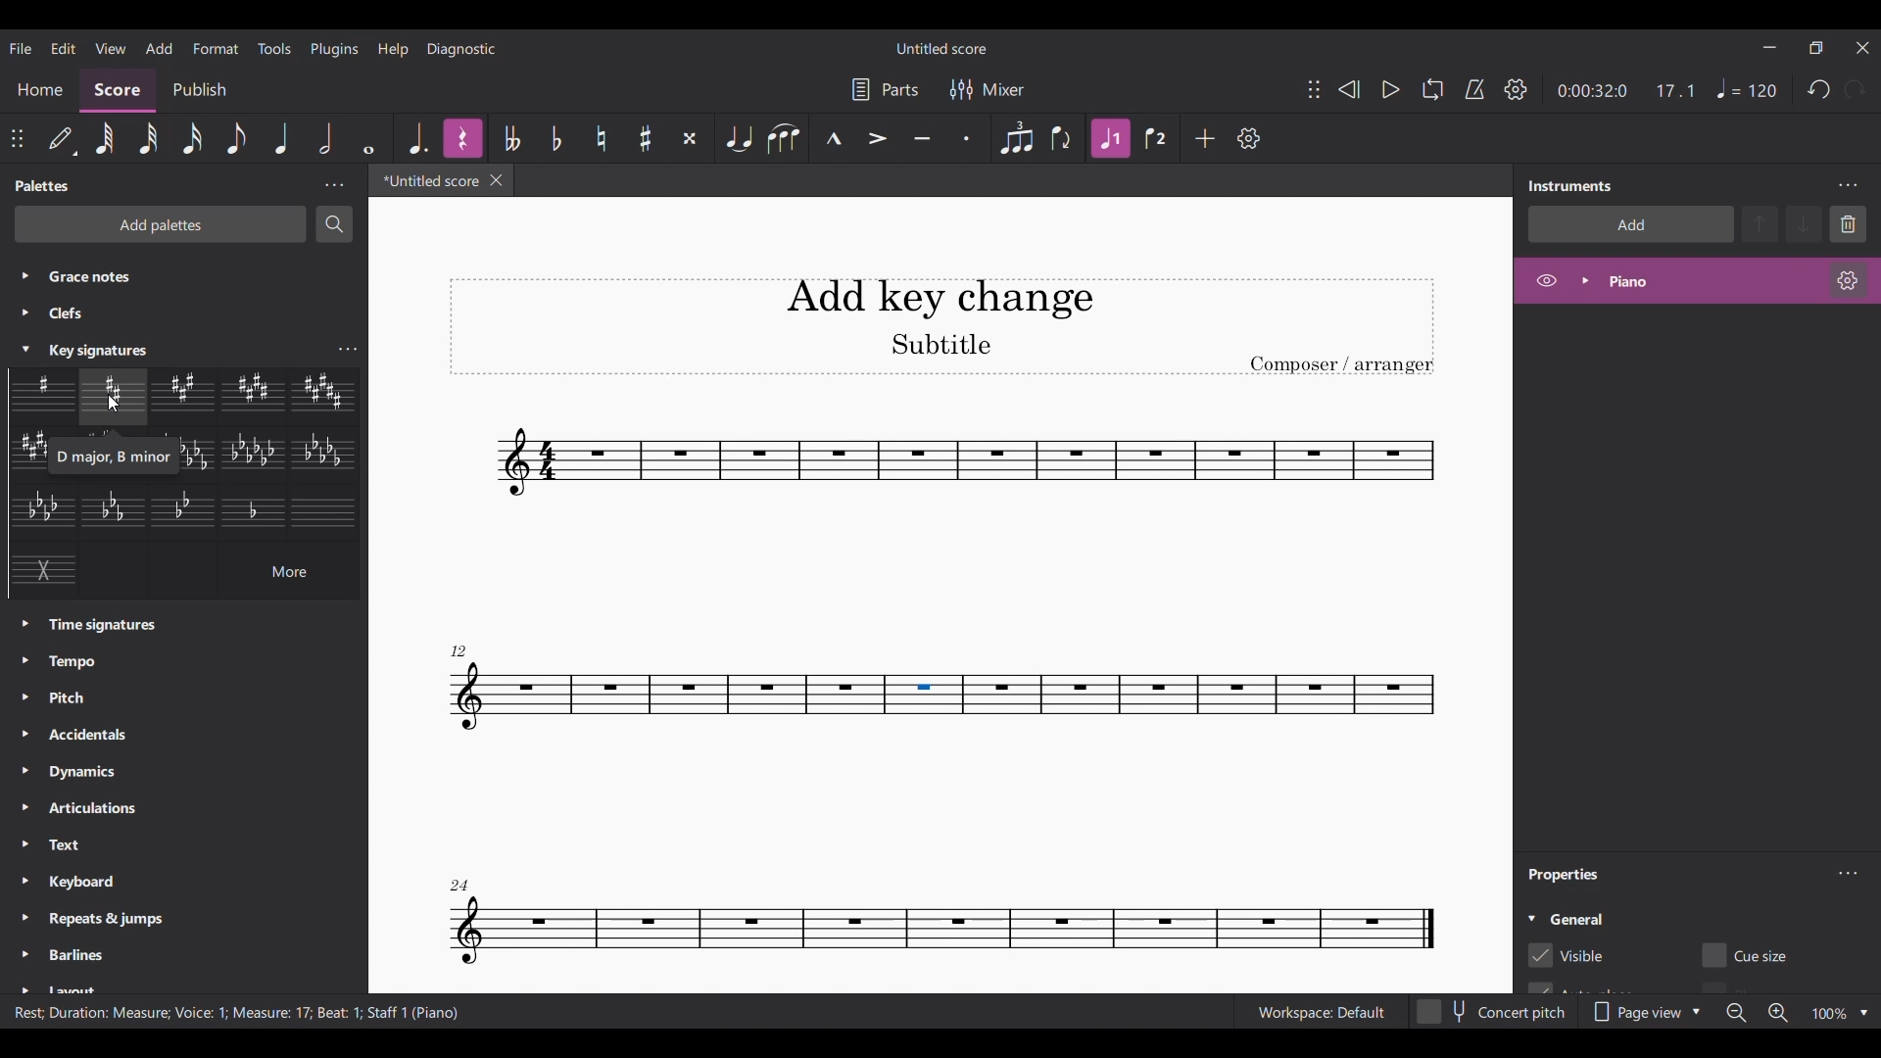  Describe the element at coordinates (1847, 280) in the screenshot. I see `Setting of respective instrument` at that location.